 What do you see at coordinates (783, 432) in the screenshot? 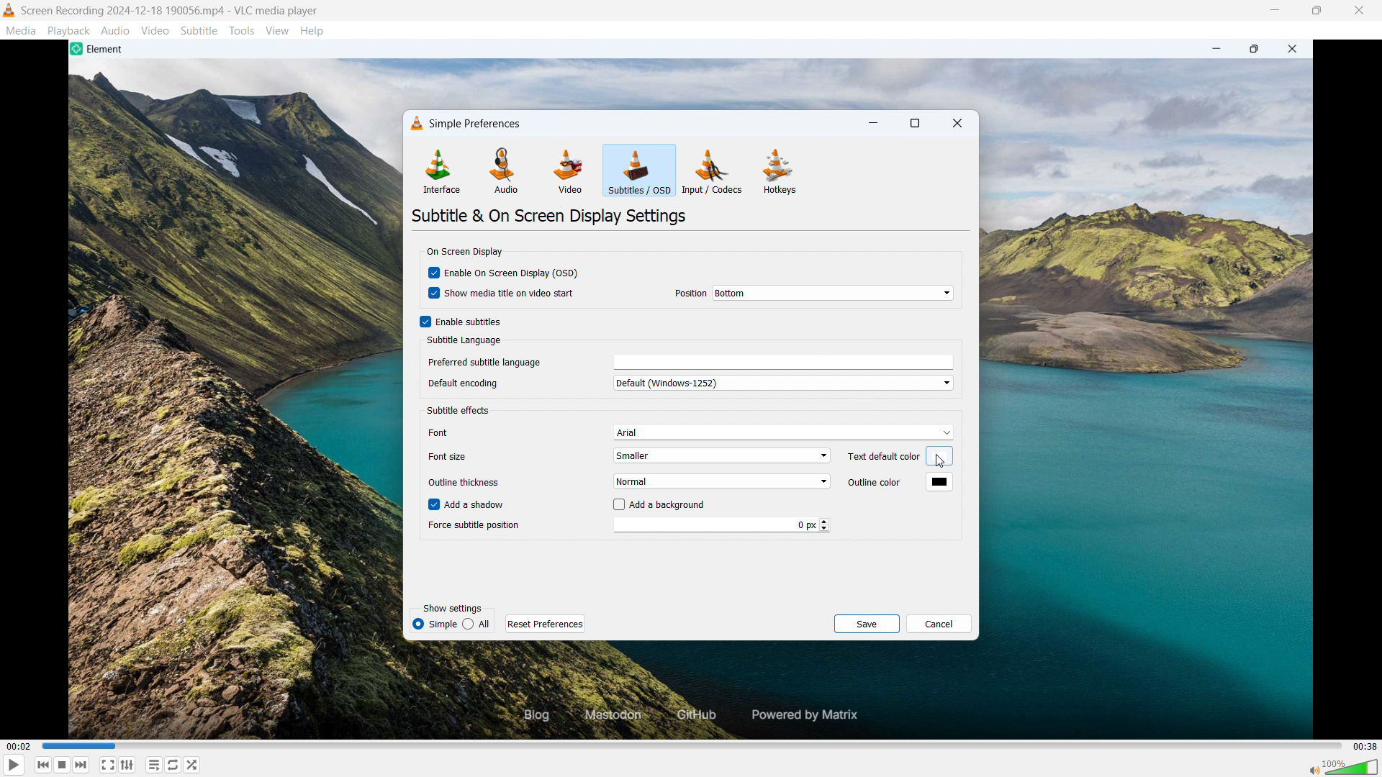
I see `Select subtitle font ` at bounding box center [783, 432].